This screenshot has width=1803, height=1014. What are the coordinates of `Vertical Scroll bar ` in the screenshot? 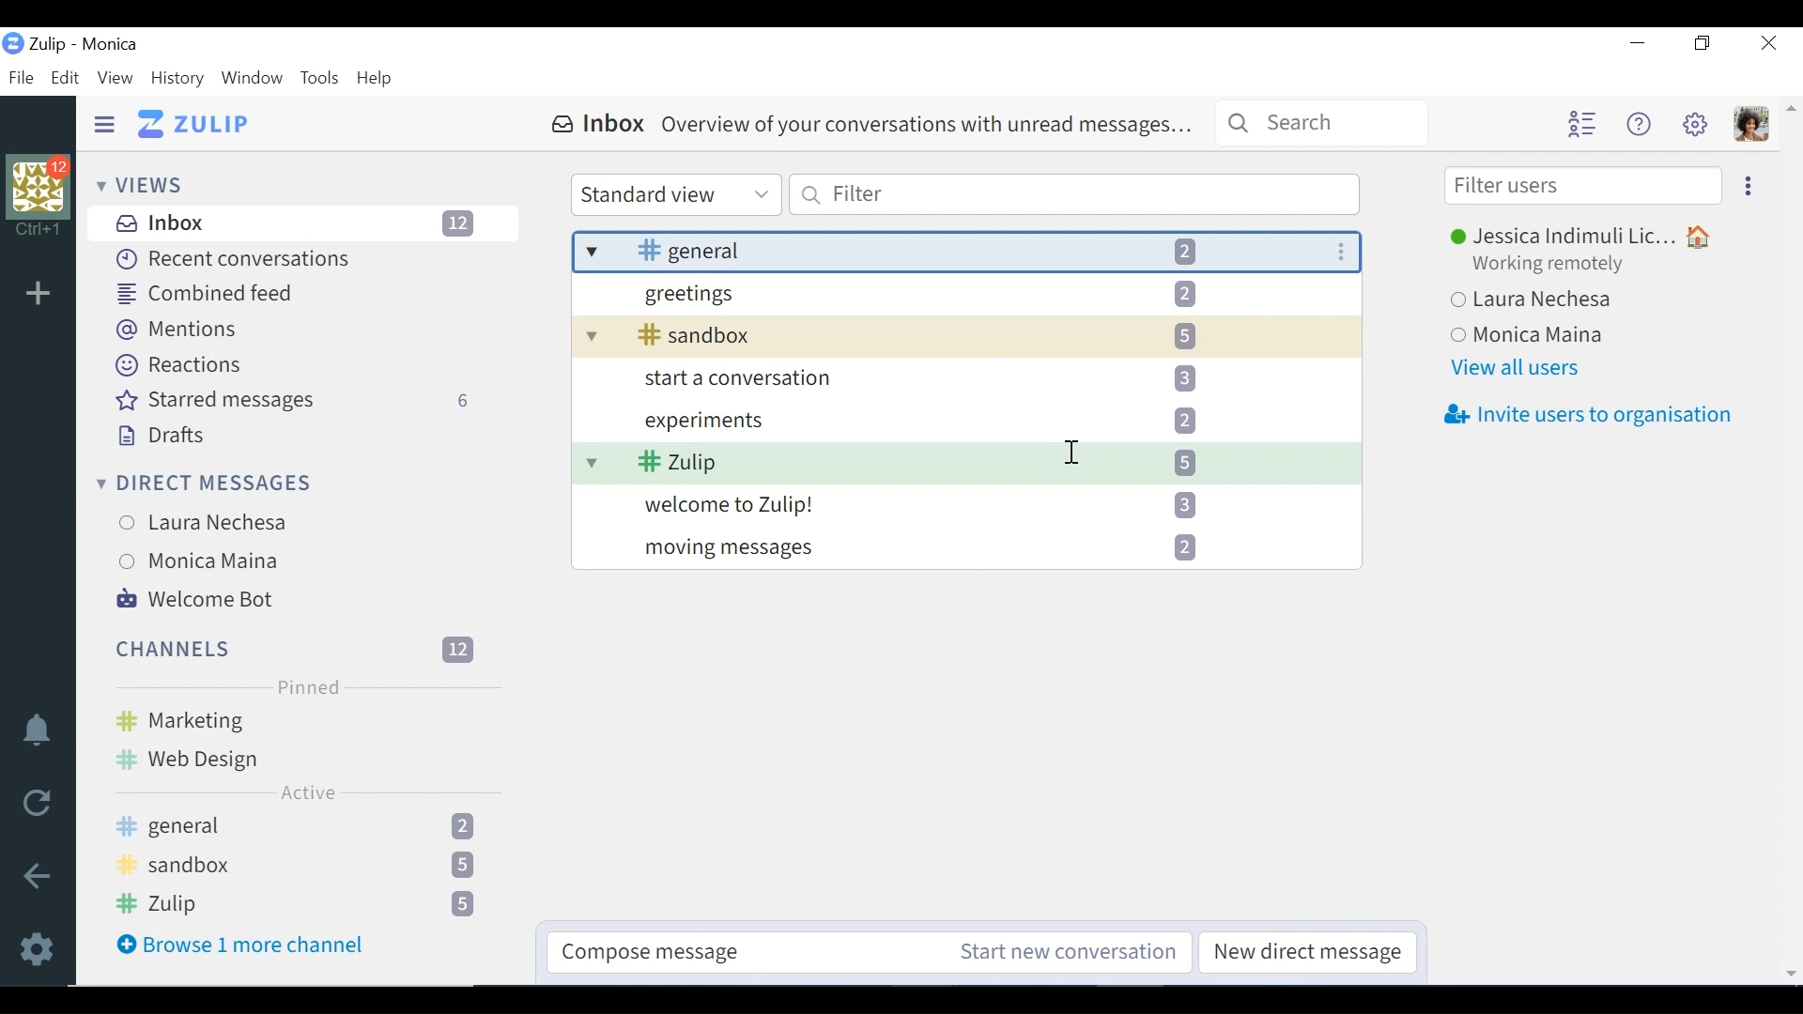 It's located at (1792, 328).